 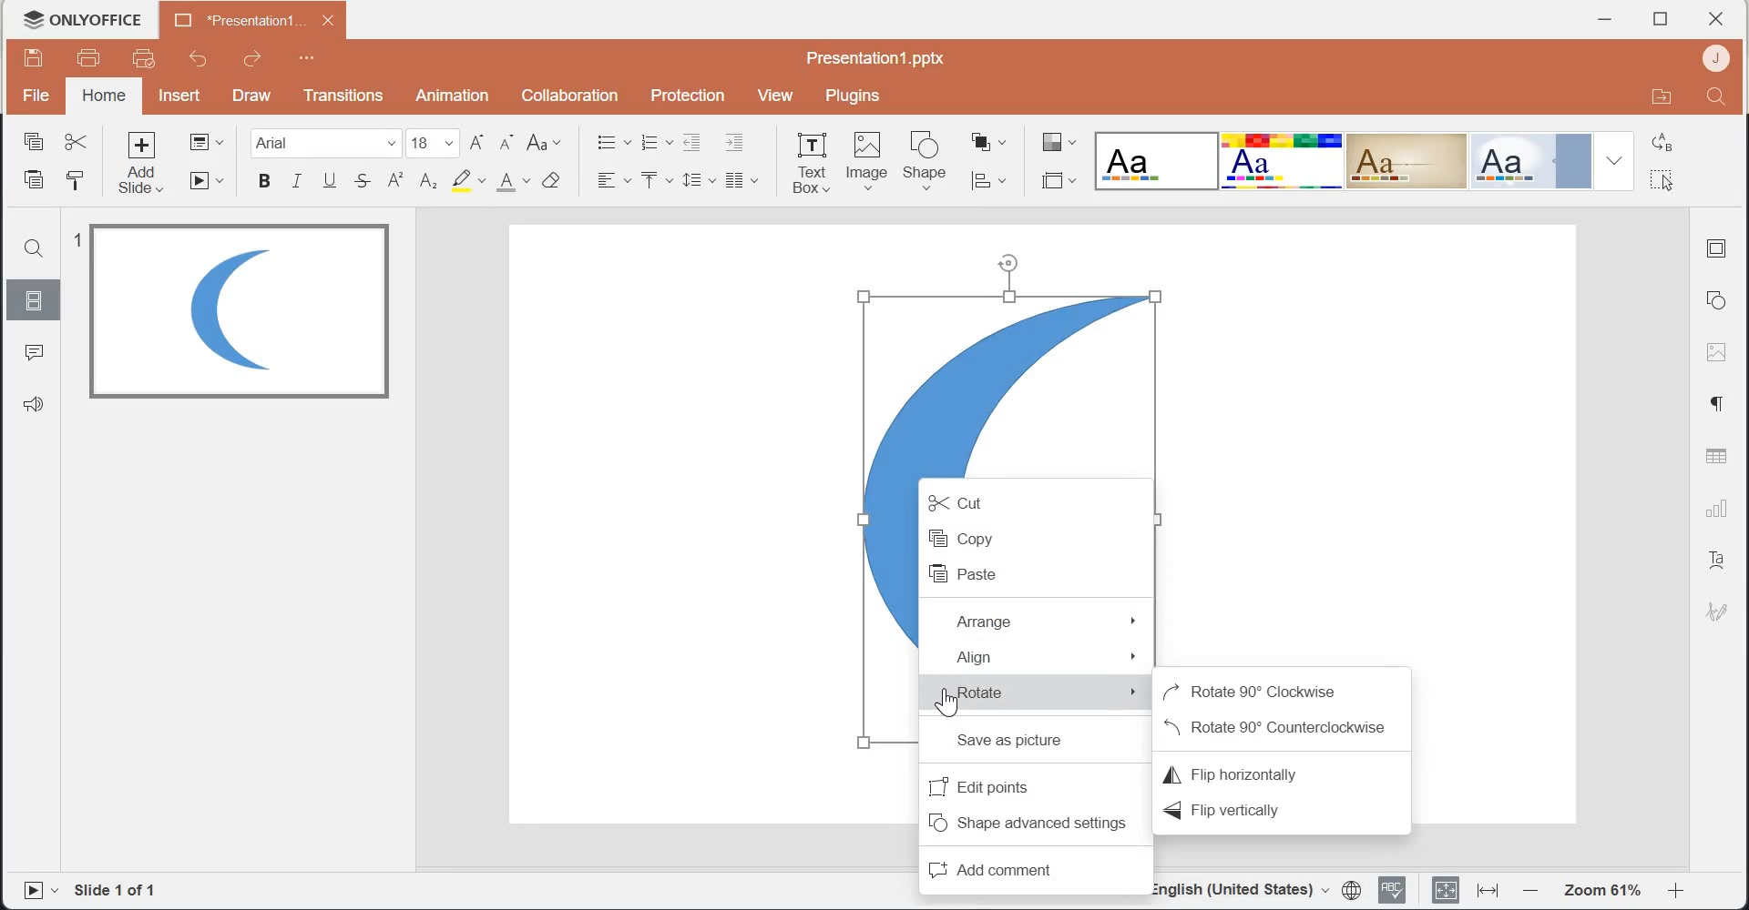 I want to click on Blank, so click(x=1157, y=159).